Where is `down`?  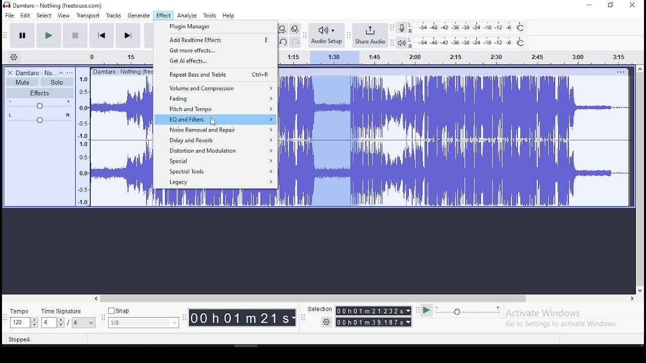
down is located at coordinates (639, 289).